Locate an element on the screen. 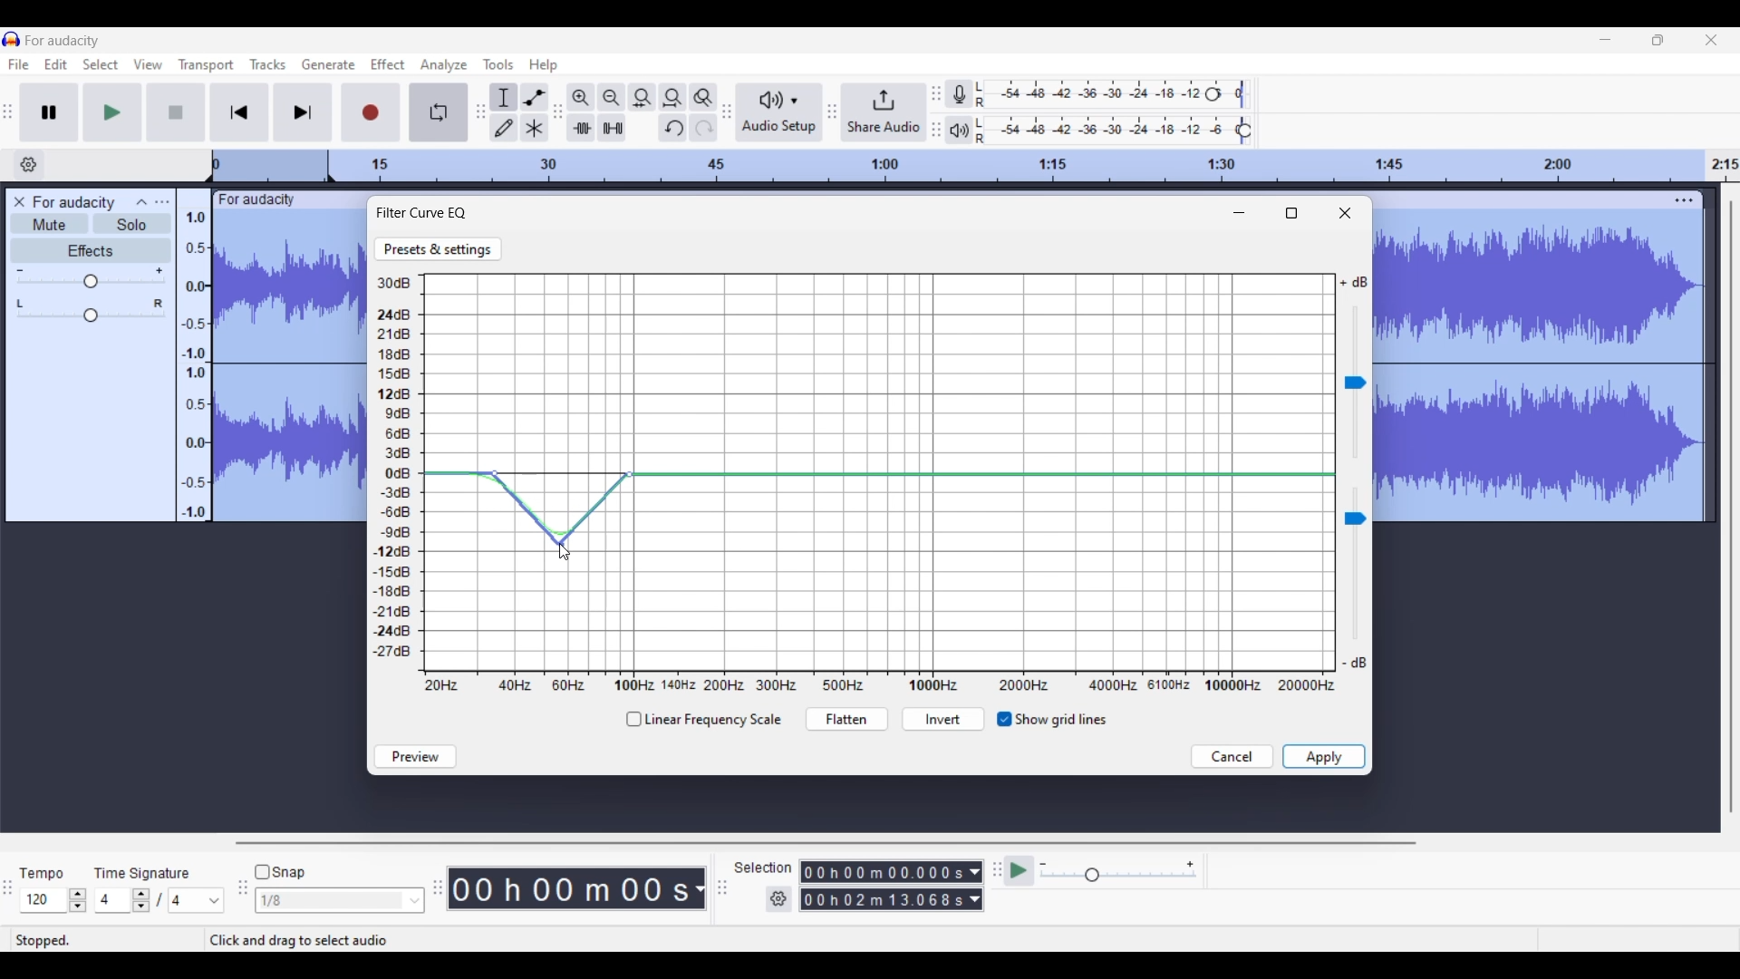 The height and width of the screenshot is (979, 1740). Filter curve EQ is located at coordinates (423, 212).